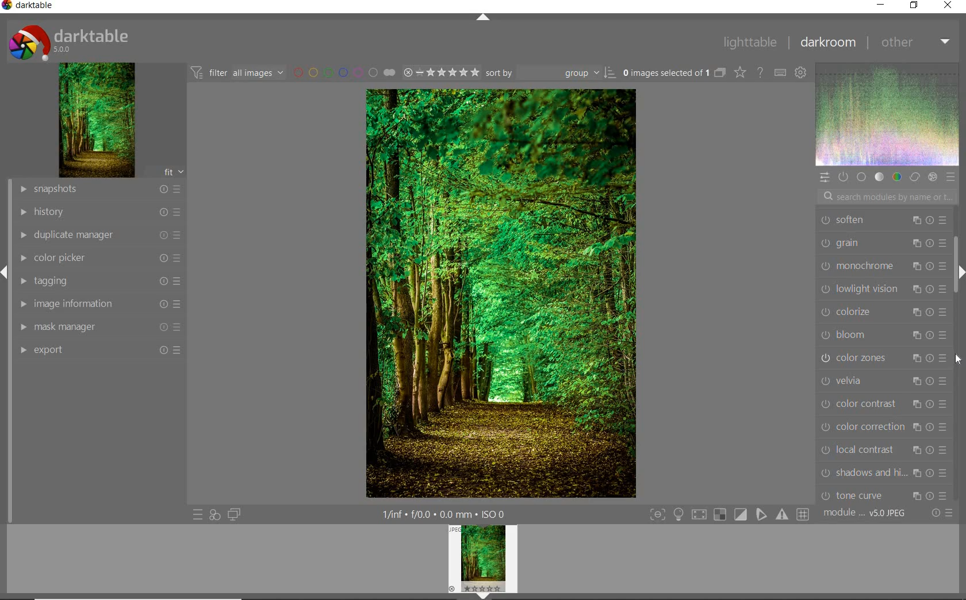  I want to click on color contrast, so click(884, 403).